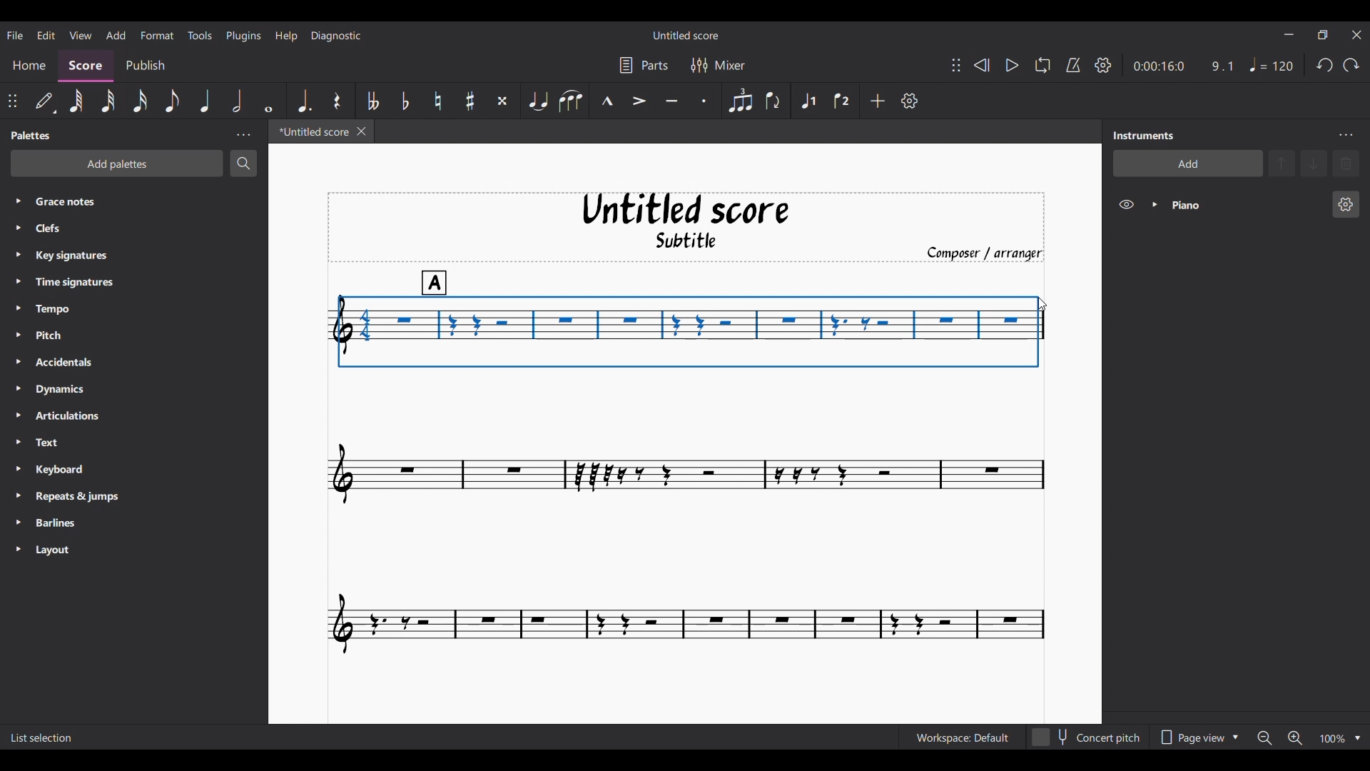  I want to click on Zoom in, so click(1294, 738).